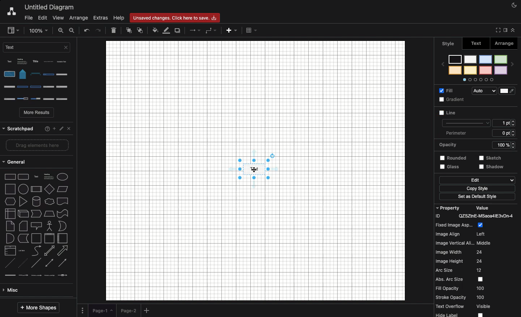  Describe the element at coordinates (38, 308) in the screenshot. I see `More shapes` at that location.